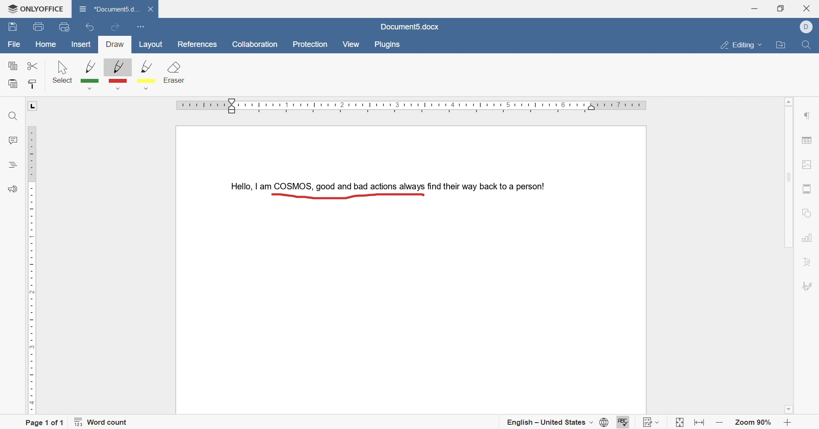 The height and width of the screenshot is (429, 819). What do you see at coordinates (782, 46) in the screenshot?
I see `open file location` at bounding box center [782, 46].